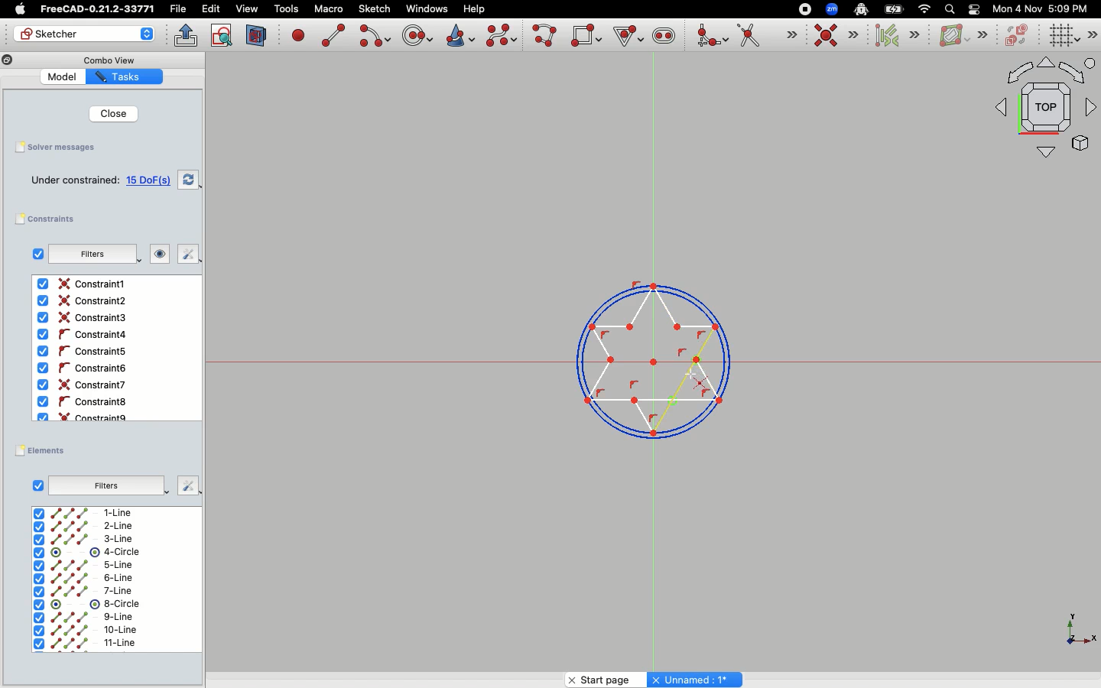 The width and height of the screenshot is (1101, 688). I want to click on Constraint9, so click(86, 416).